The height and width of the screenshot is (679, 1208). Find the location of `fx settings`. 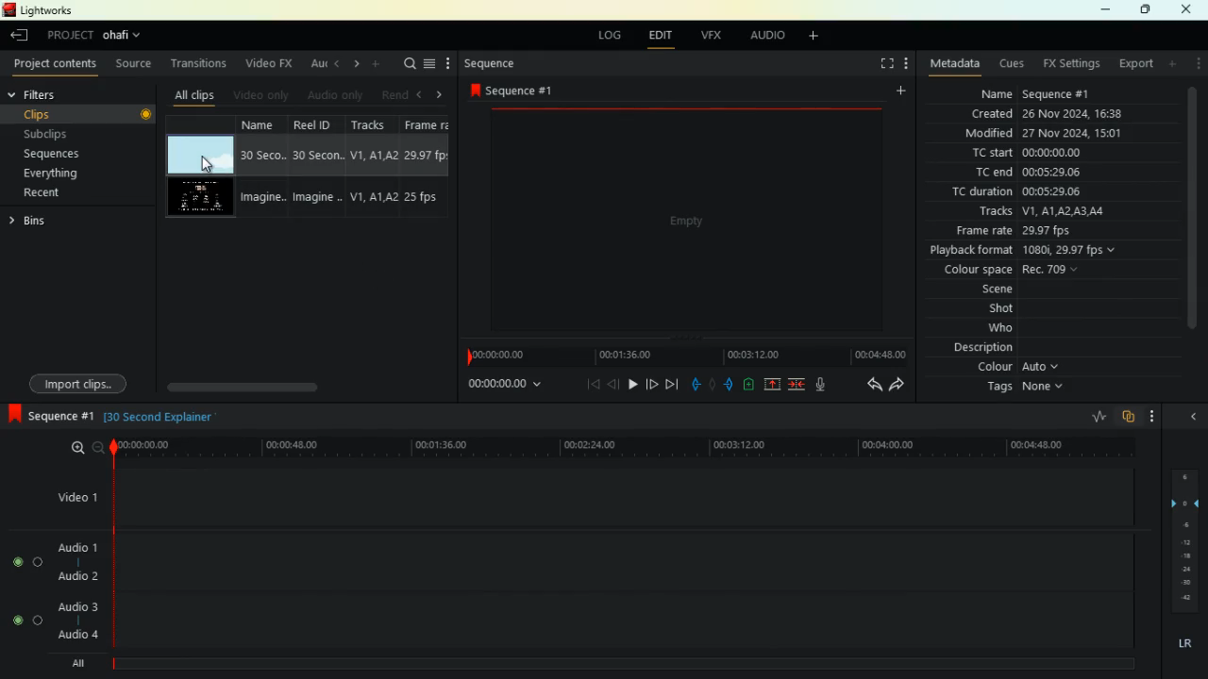

fx settings is located at coordinates (1067, 64).